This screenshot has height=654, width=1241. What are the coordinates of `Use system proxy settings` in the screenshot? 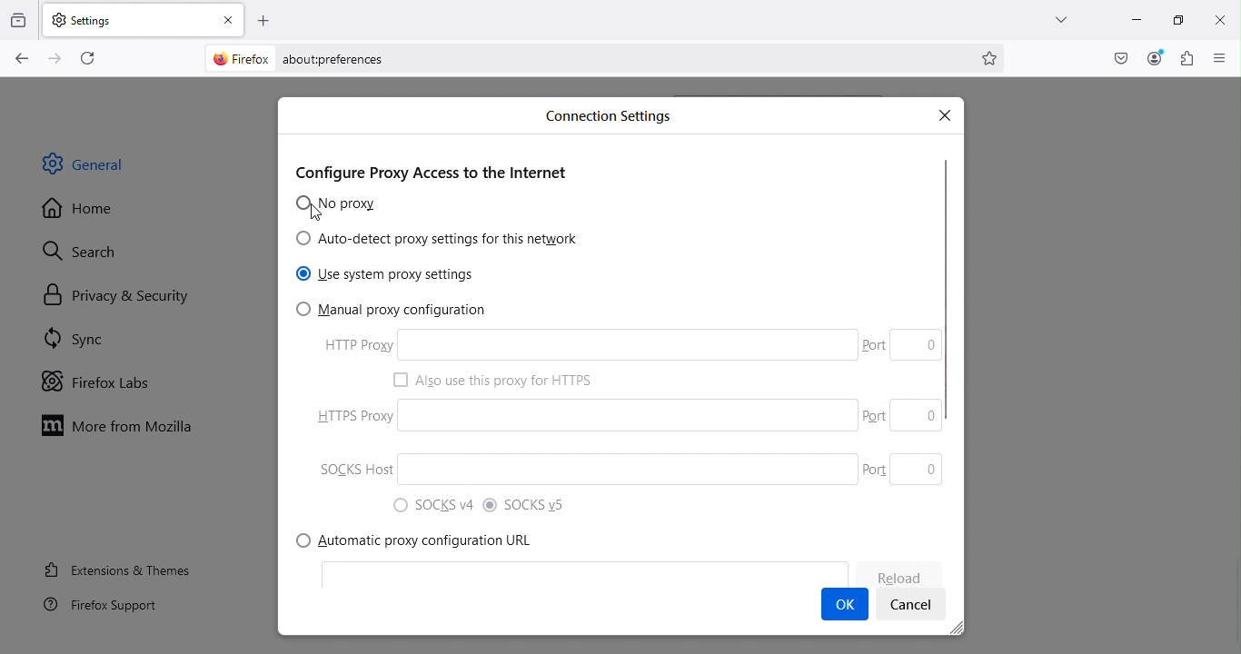 It's located at (389, 275).